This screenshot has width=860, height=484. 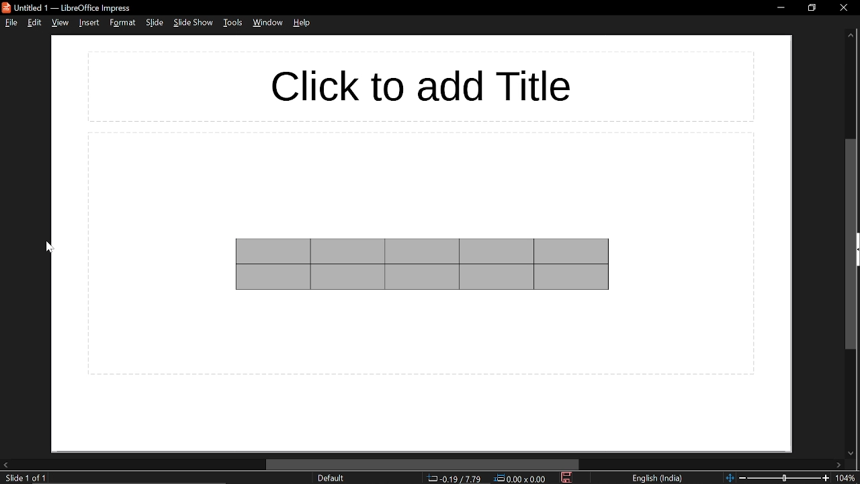 I want to click on help, so click(x=303, y=23).